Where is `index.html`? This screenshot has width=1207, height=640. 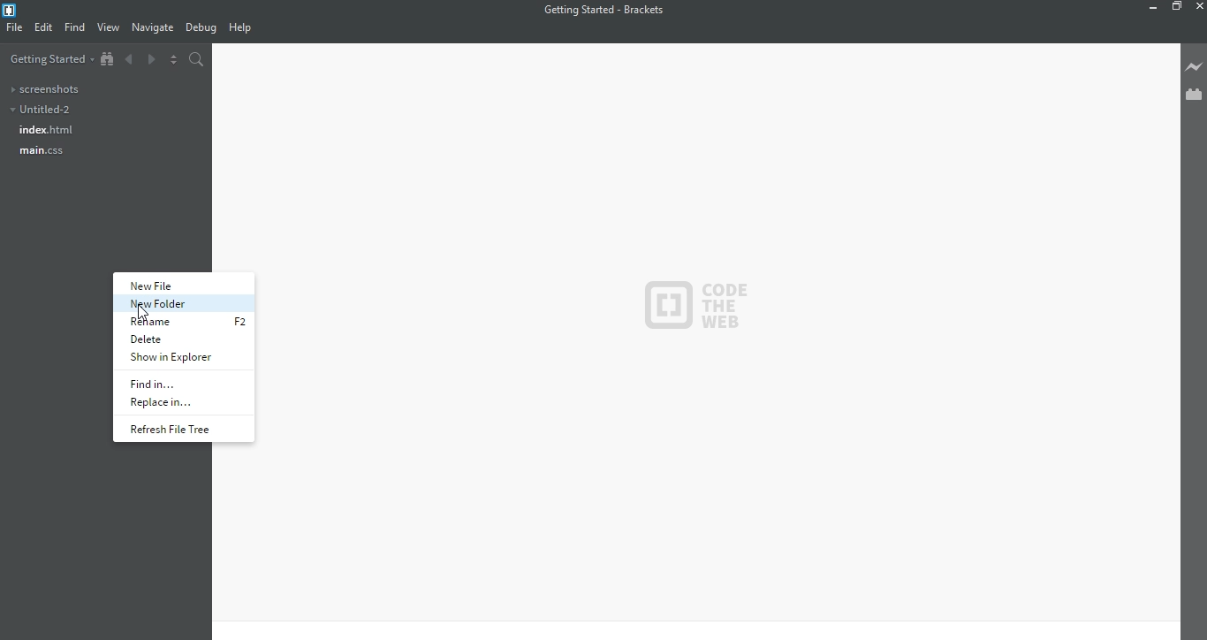 index.html is located at coordinates (52, 130).